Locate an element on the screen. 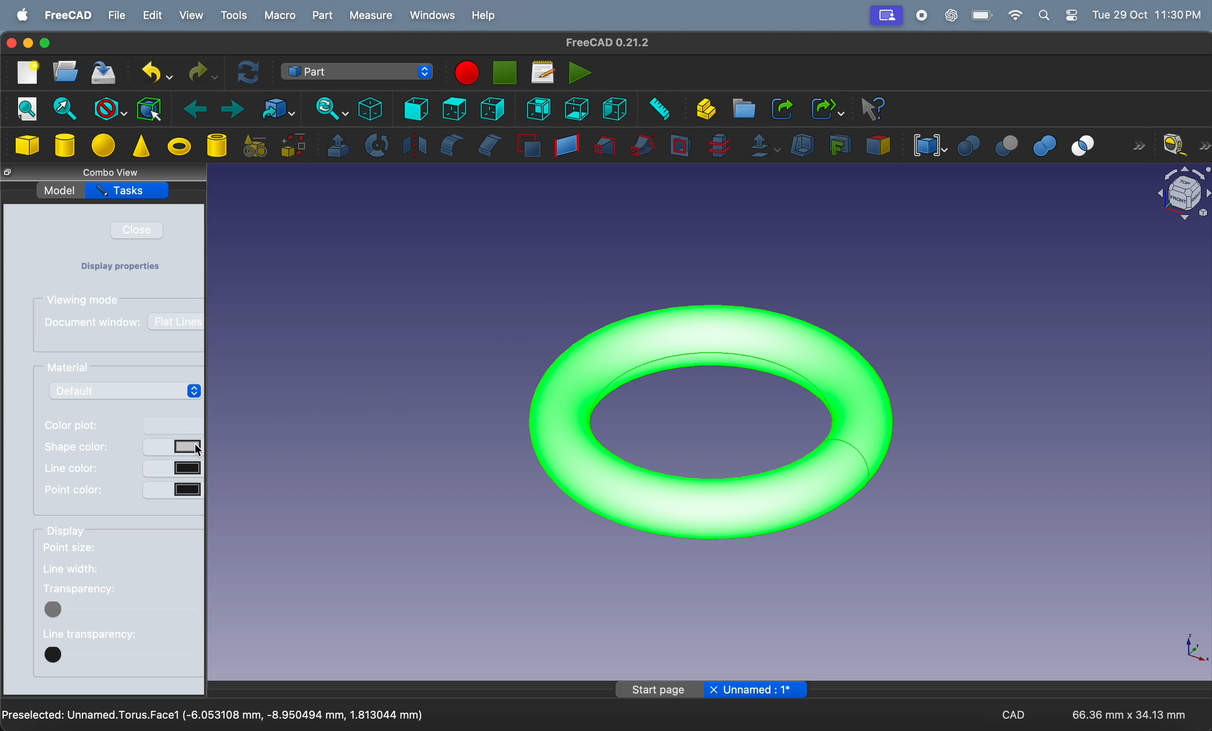 Image resolution: width=1212 pixels, height=731 pixels. button is located at coordinates (173, 425).